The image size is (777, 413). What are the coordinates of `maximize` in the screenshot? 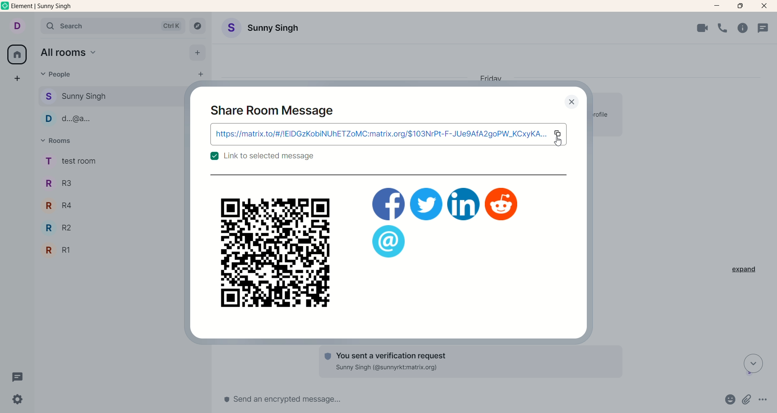 It's located at (739, 6).